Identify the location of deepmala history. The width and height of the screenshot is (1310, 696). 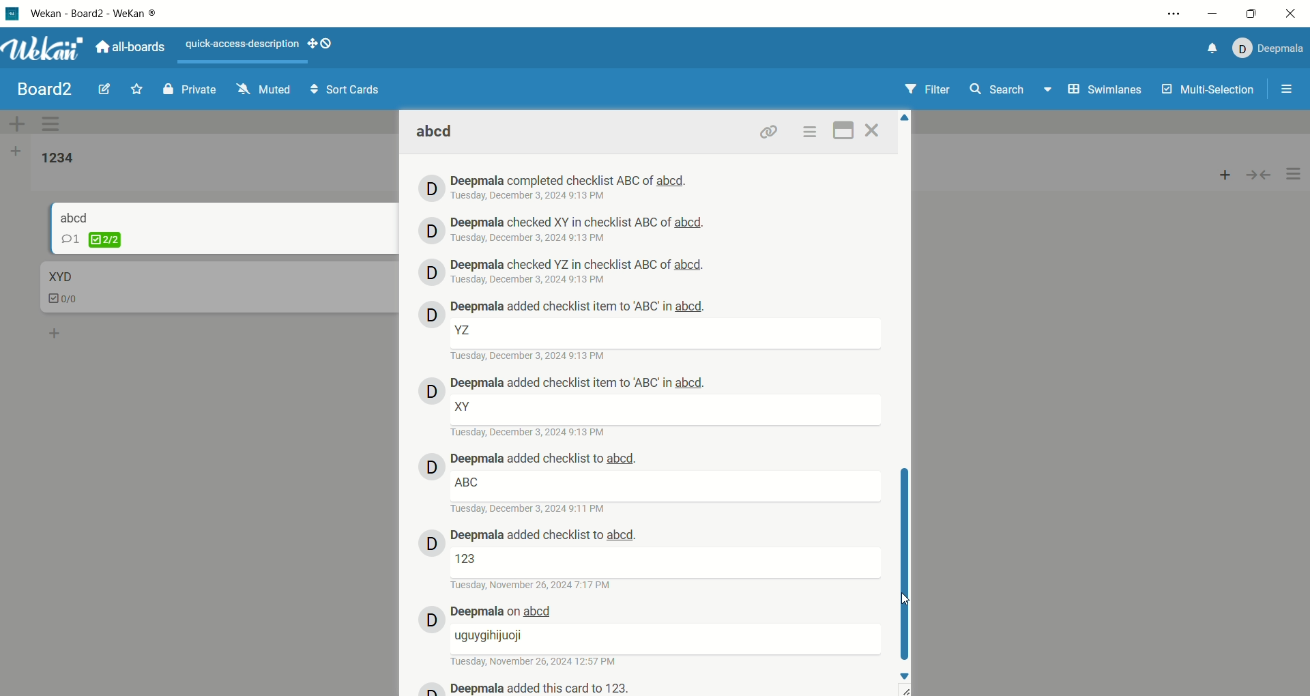
(568, 180).